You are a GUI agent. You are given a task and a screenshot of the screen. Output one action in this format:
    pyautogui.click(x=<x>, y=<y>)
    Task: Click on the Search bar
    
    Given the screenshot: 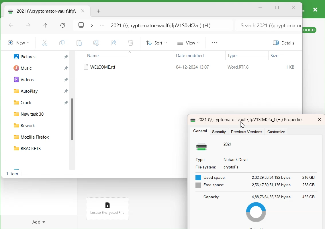 What is the action you would take?
    pyautogui.click(x=268, y=25)
    